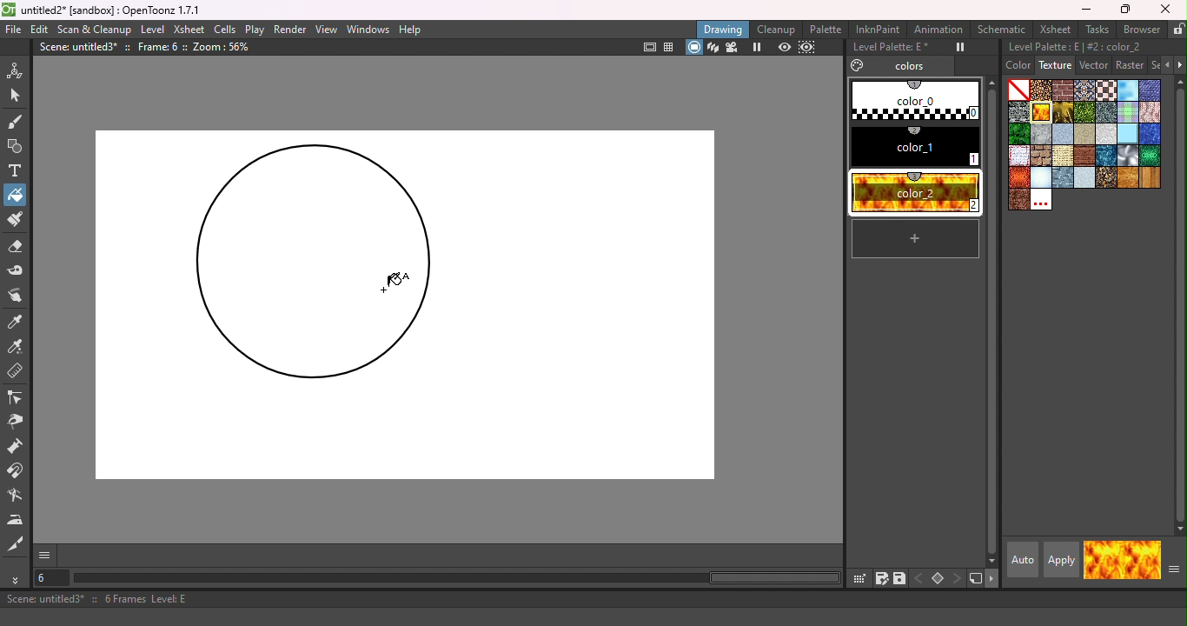  Describe the element at coordinates (1150, 134) in the screenshot. I see `pool.bmp` at that location.